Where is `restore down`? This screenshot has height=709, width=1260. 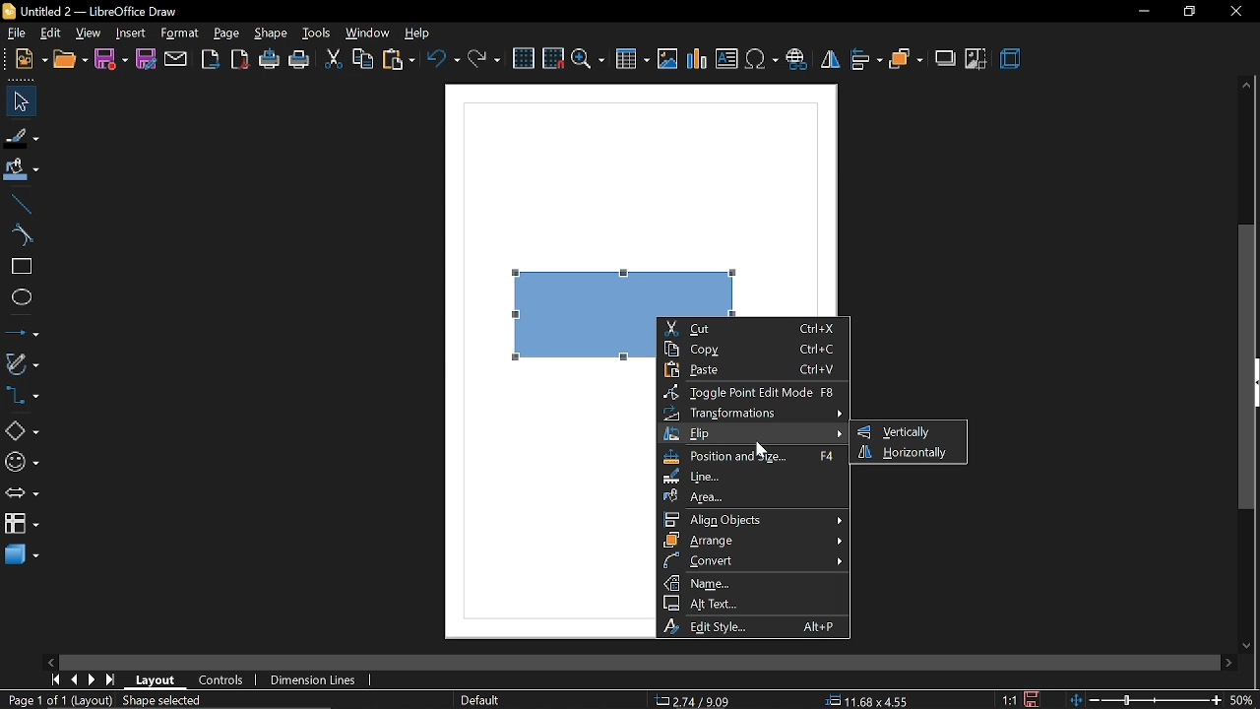
restore down is located at coordinates (1184, 12).